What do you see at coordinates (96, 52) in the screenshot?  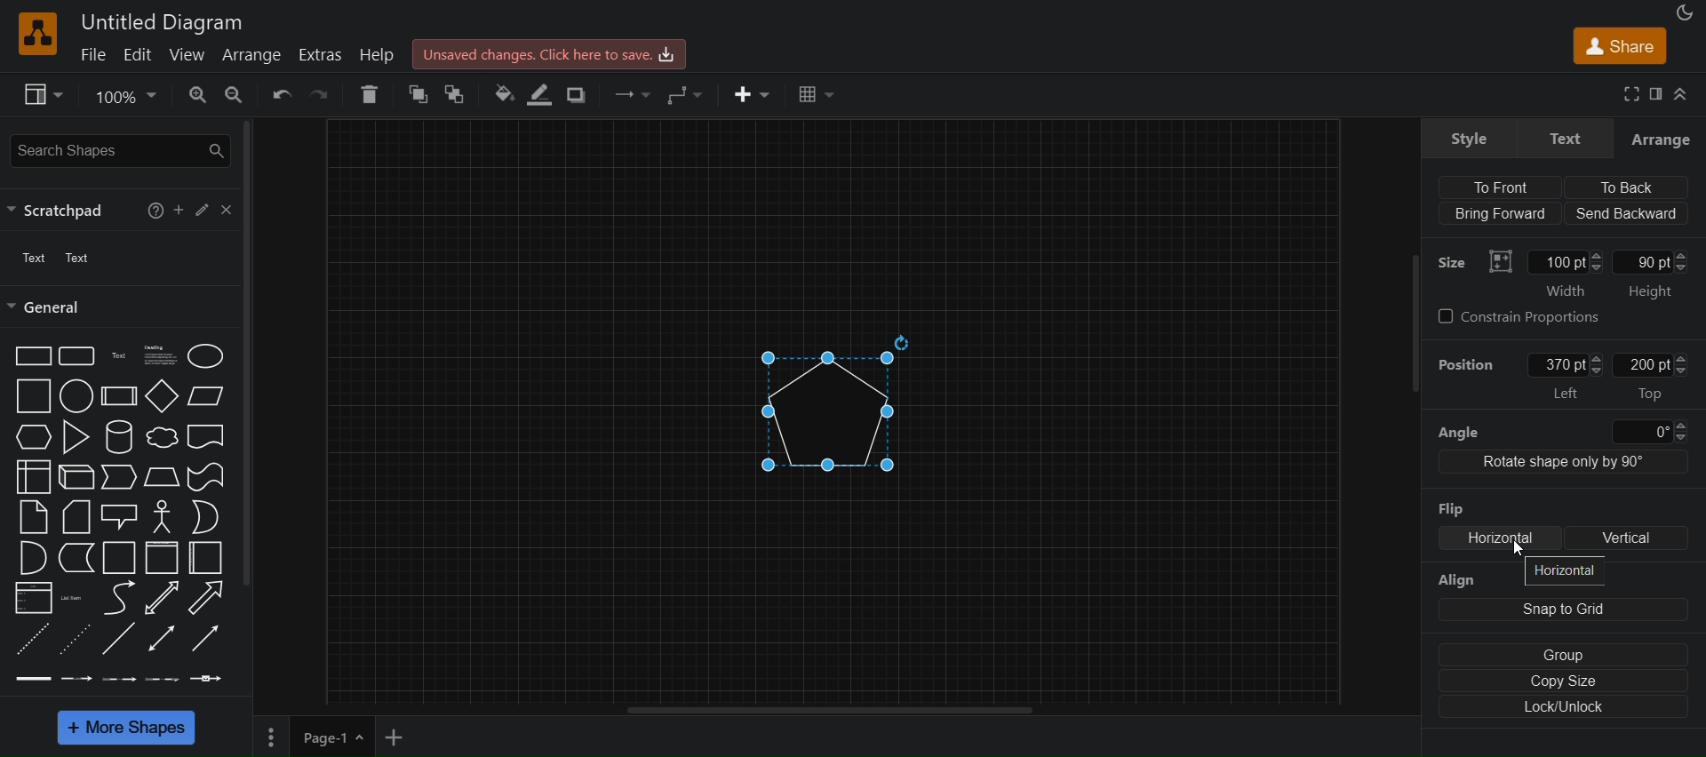 I see `file` at bounding box center [96, 52].